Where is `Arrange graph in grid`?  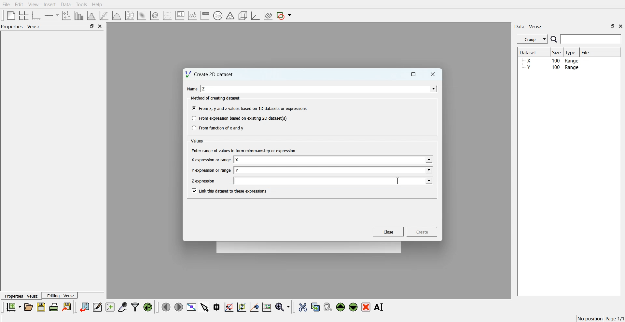 Arrange graph in grid is located at coordinates (24, 16).